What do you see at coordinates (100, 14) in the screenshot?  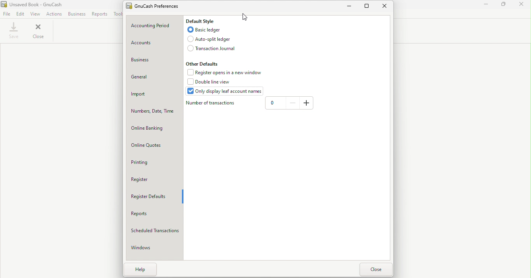 I see `Reports` at bounding box center [100, 14].